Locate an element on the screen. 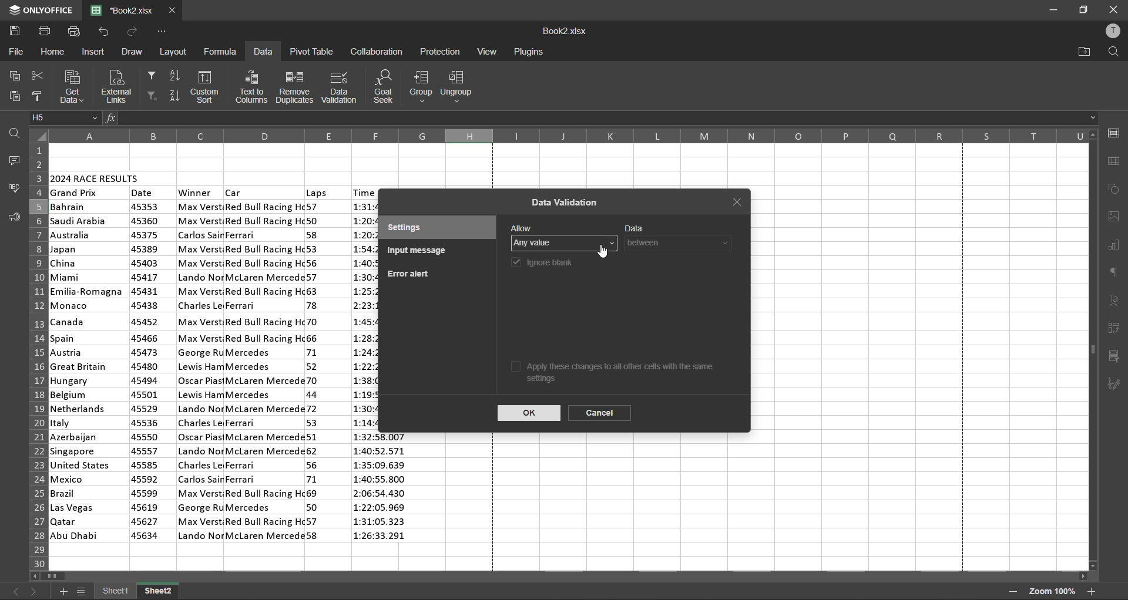 The height and width of the screenshot is (600, 1128). scrollbar is located at coordinates (560, 578).